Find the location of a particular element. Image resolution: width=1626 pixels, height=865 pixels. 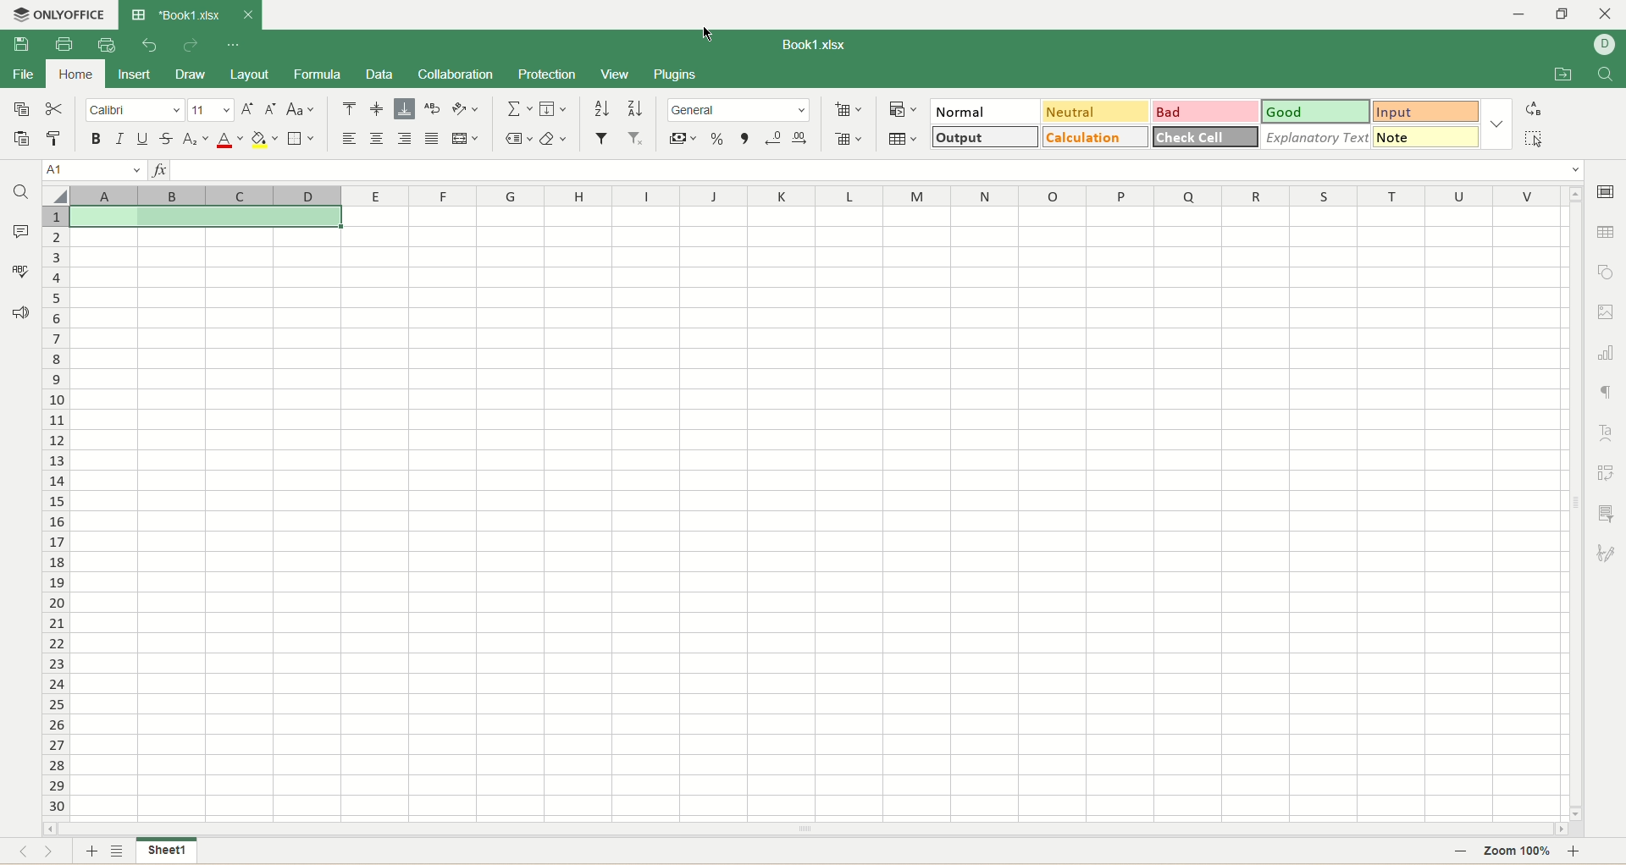

table is located at coordinates (906, 139).